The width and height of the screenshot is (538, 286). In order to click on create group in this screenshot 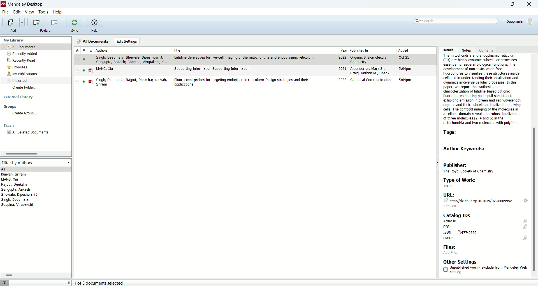, I will do `click(25, 113)`.